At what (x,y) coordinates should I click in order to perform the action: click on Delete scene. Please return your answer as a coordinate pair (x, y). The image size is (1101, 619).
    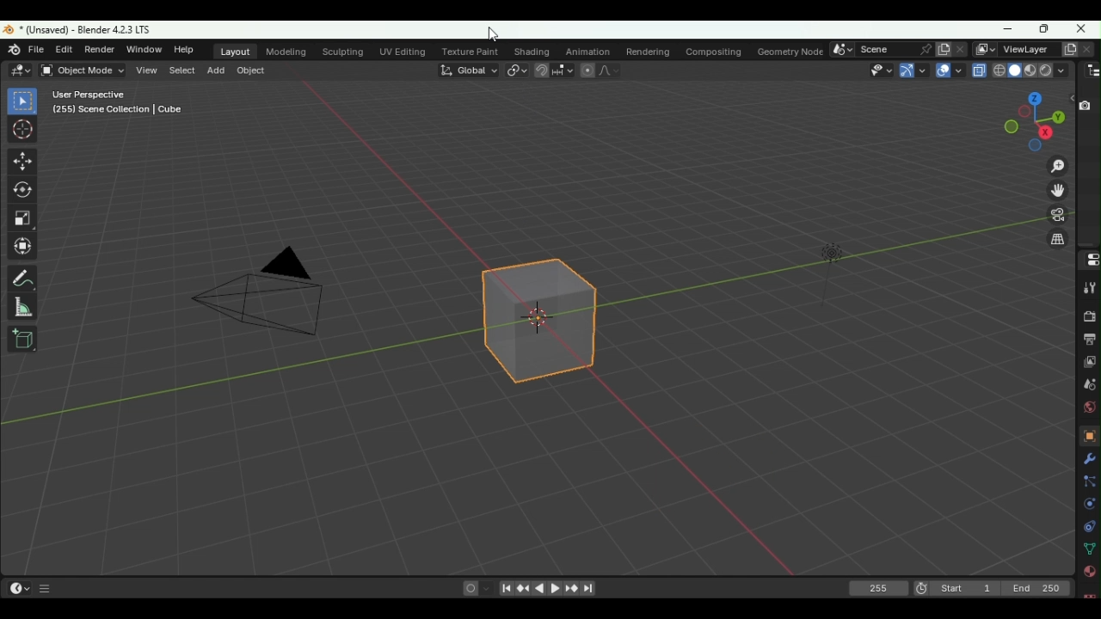
    Looking at the image, I should click on (961, 50).